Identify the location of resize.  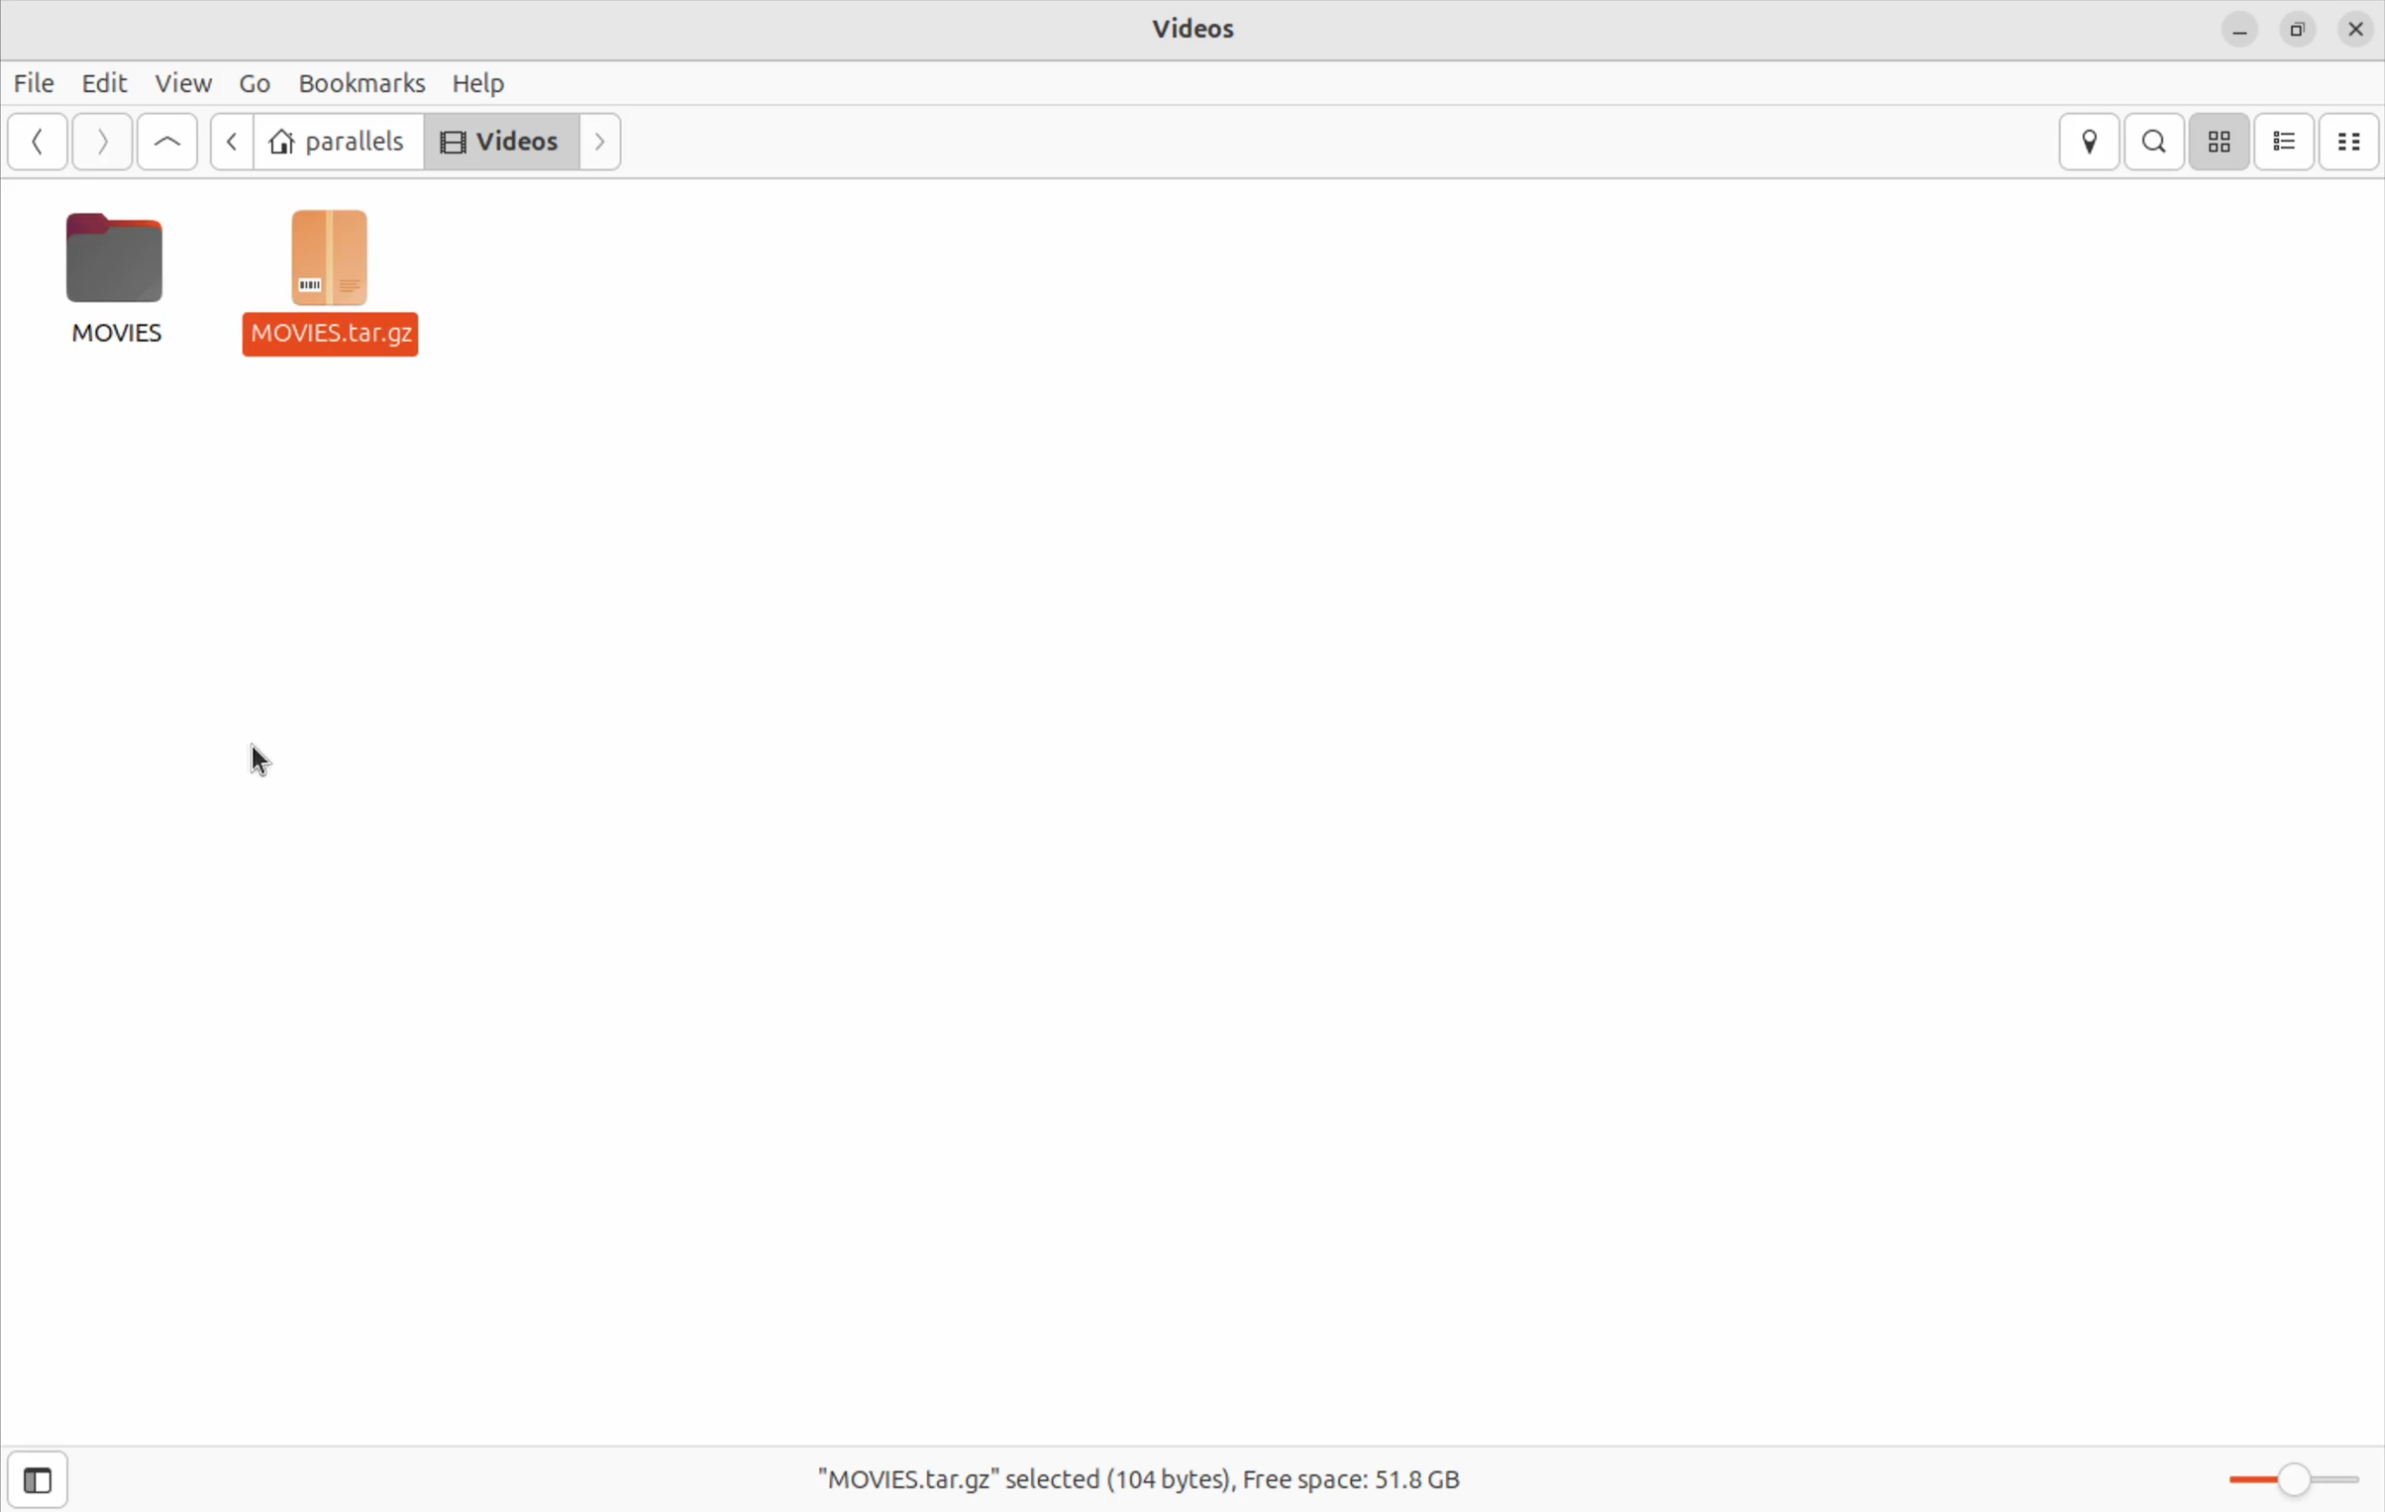
(2296, 32).